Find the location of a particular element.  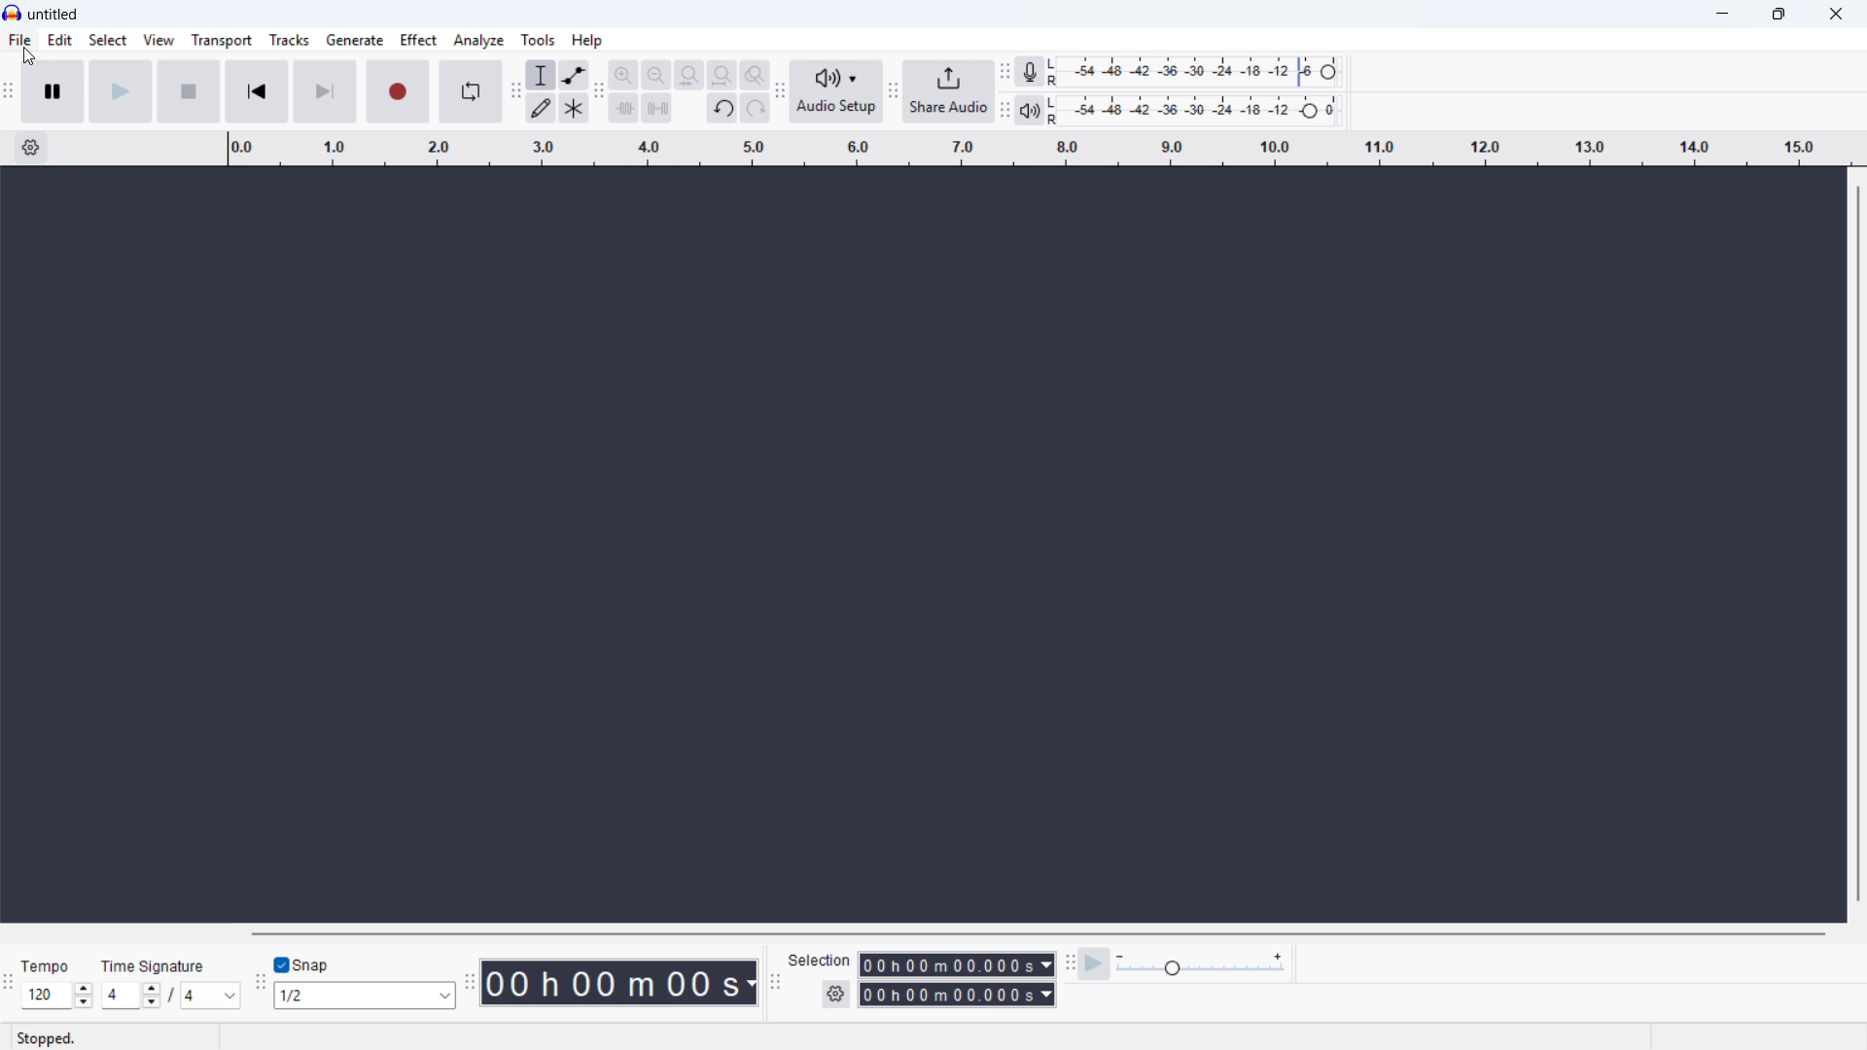

Selection settings  is located at coordinates (836, 994).